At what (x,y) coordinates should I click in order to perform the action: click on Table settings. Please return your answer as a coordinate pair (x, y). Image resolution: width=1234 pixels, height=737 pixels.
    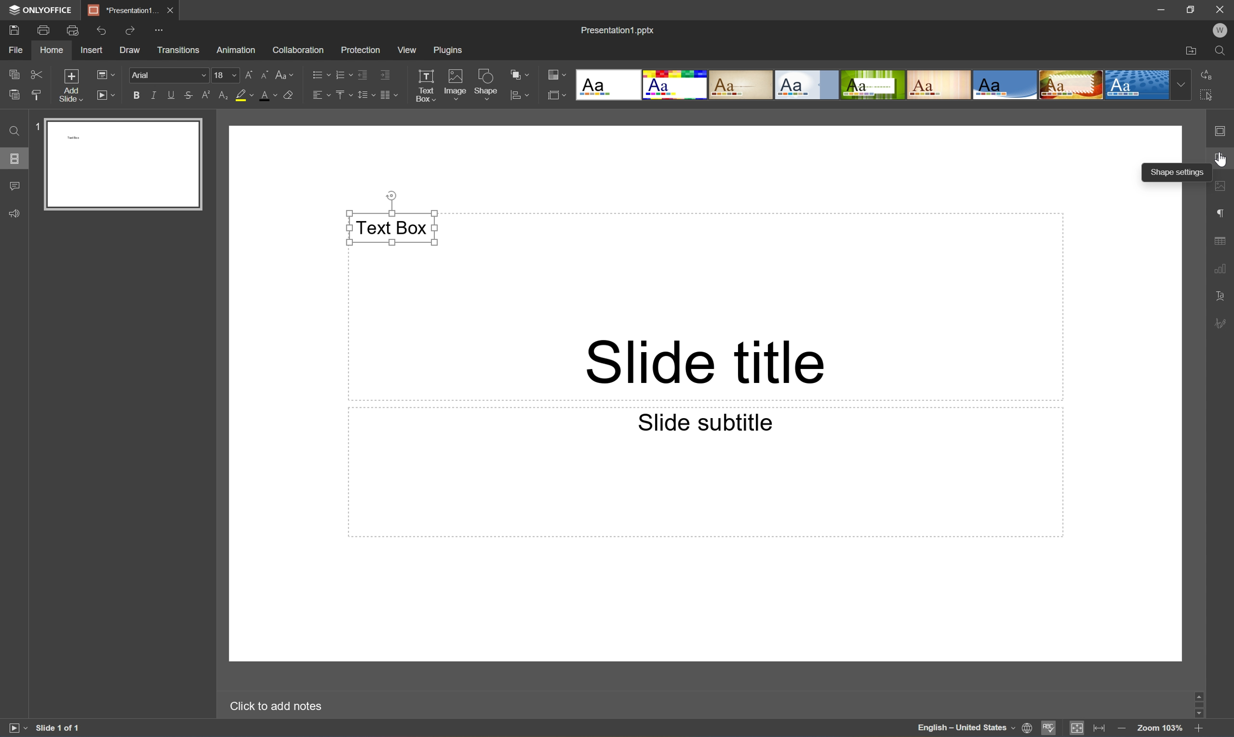
    Looking at the image, I should click on (1225, 240).